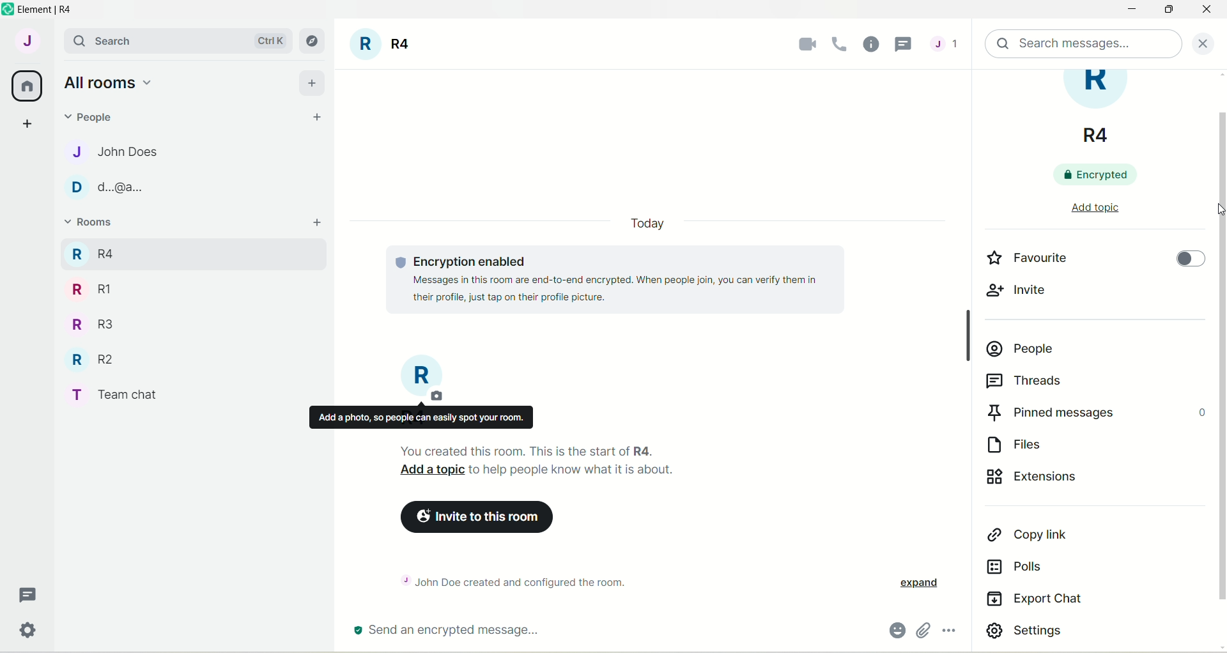 Image resolution: width=1227 pixels, height=653 pixels. Describe the element at coordinates (951, 632) in the screenshot. I see `options` at that location.